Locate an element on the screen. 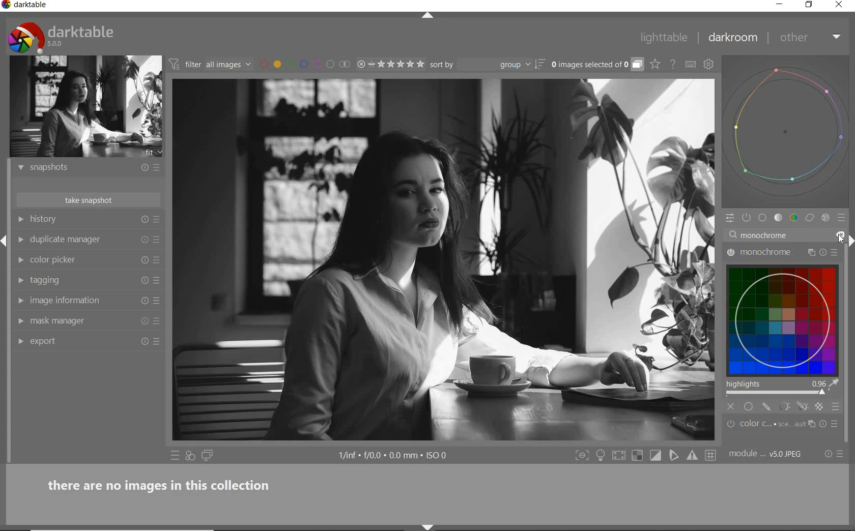 The width and height of the screenshot is (855, 531). display information is located at coordinates (394, 456).